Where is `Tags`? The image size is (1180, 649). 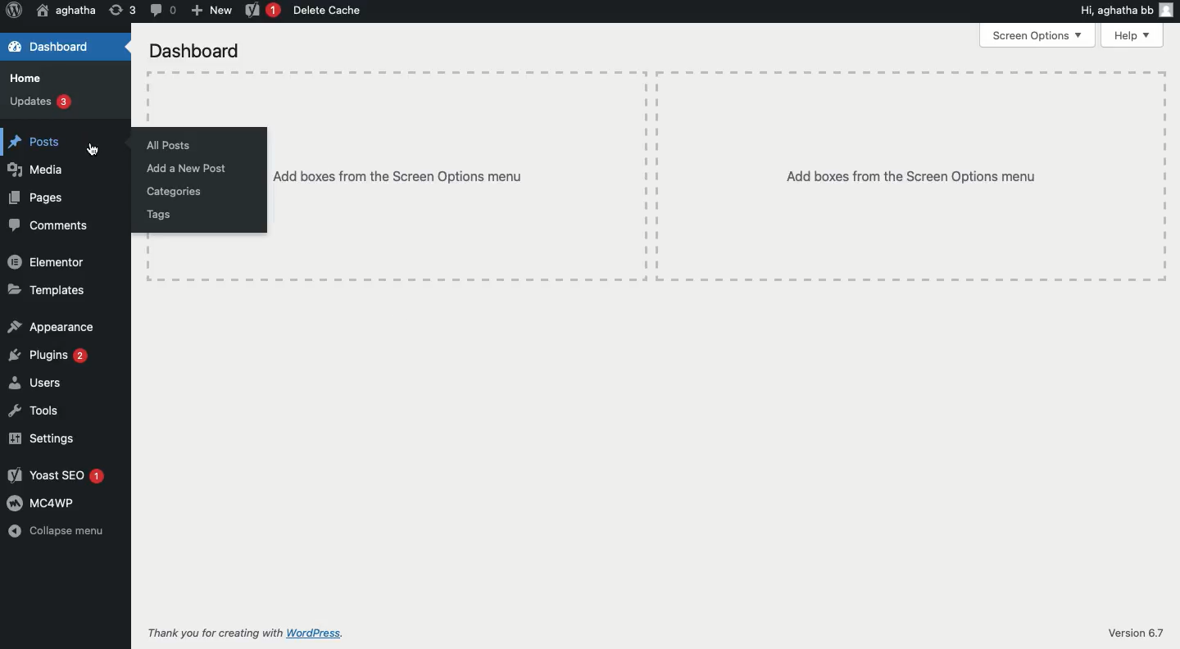 Tags is located at coordinates (159, 216).